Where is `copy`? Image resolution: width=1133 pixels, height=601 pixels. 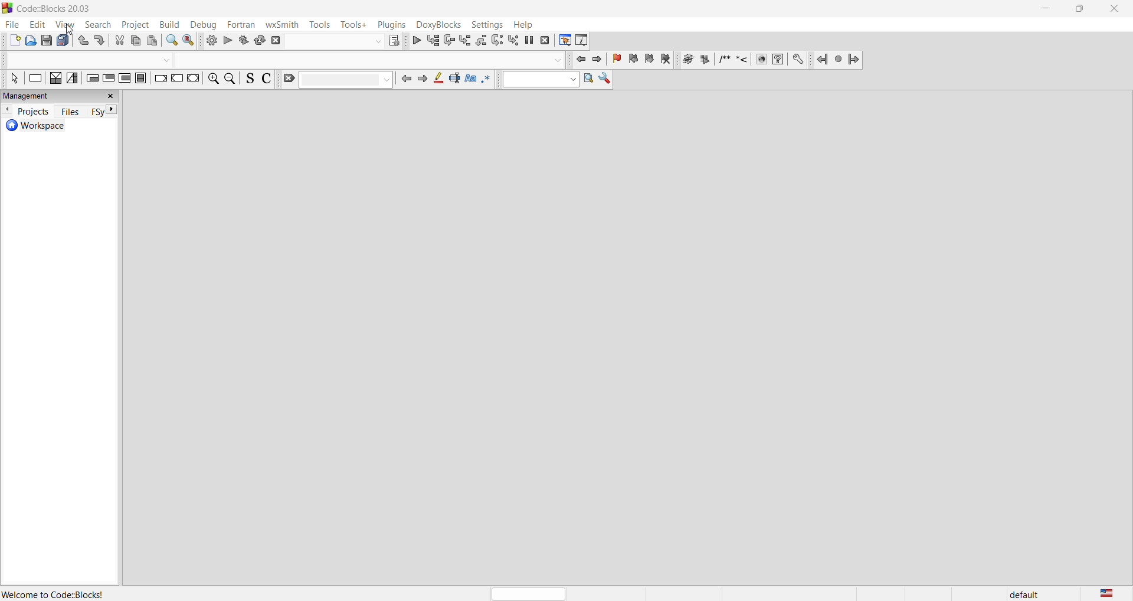
copy is located at coordinates (136, 41).